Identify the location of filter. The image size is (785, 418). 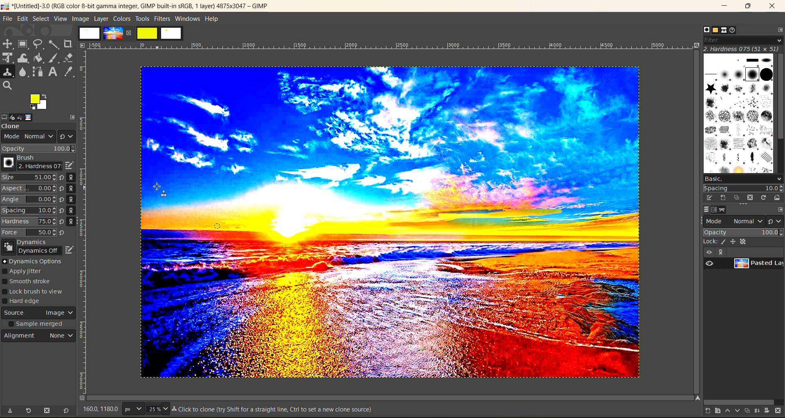
(742, 40).